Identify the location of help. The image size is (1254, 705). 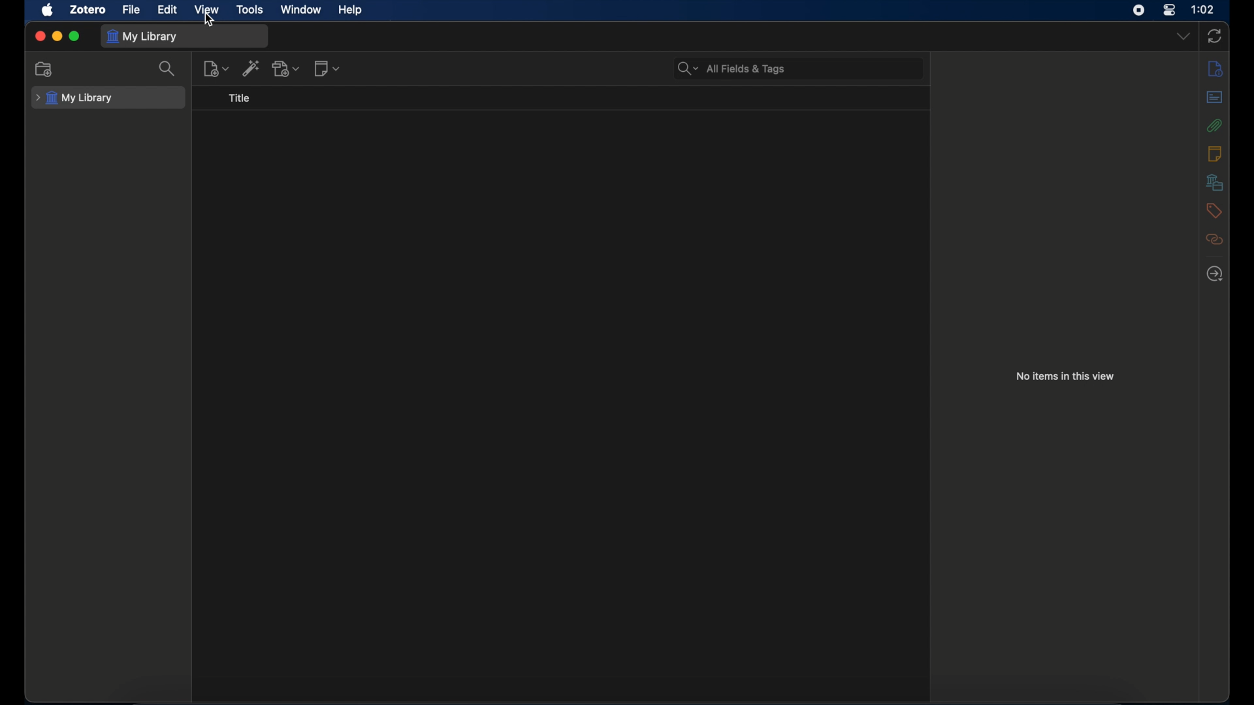
(350, 10).